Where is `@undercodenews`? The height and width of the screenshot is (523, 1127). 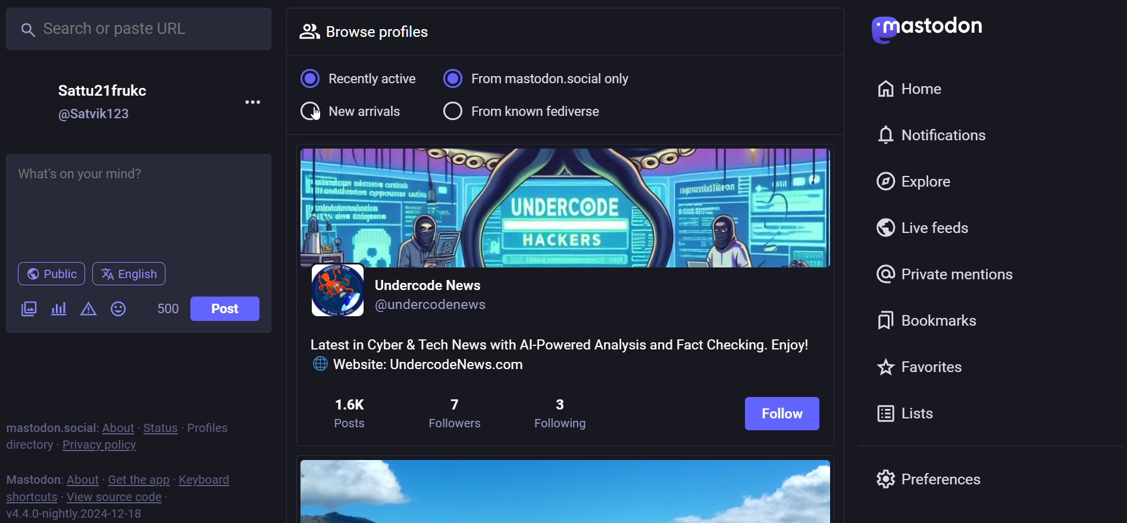 @undercodenews is located at coordinates (437, 309).